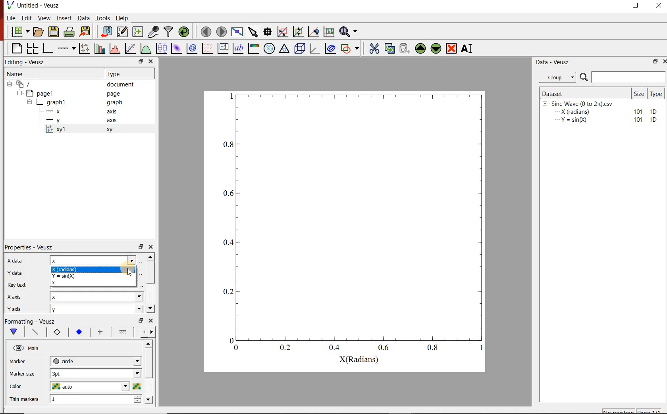 Image resolution: width=667 pixels, height=414 pixels. I want to click on Data, so click(83, 18).